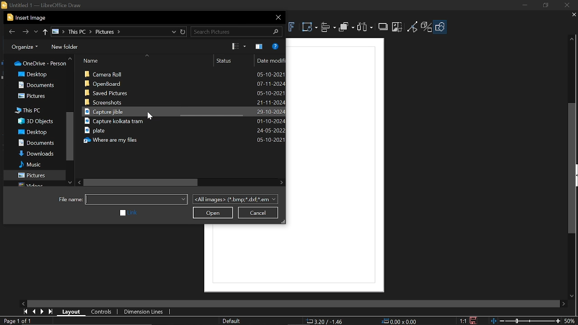 This screenshot has height=325, width=578. I want to click on Status, so click(222, 59).